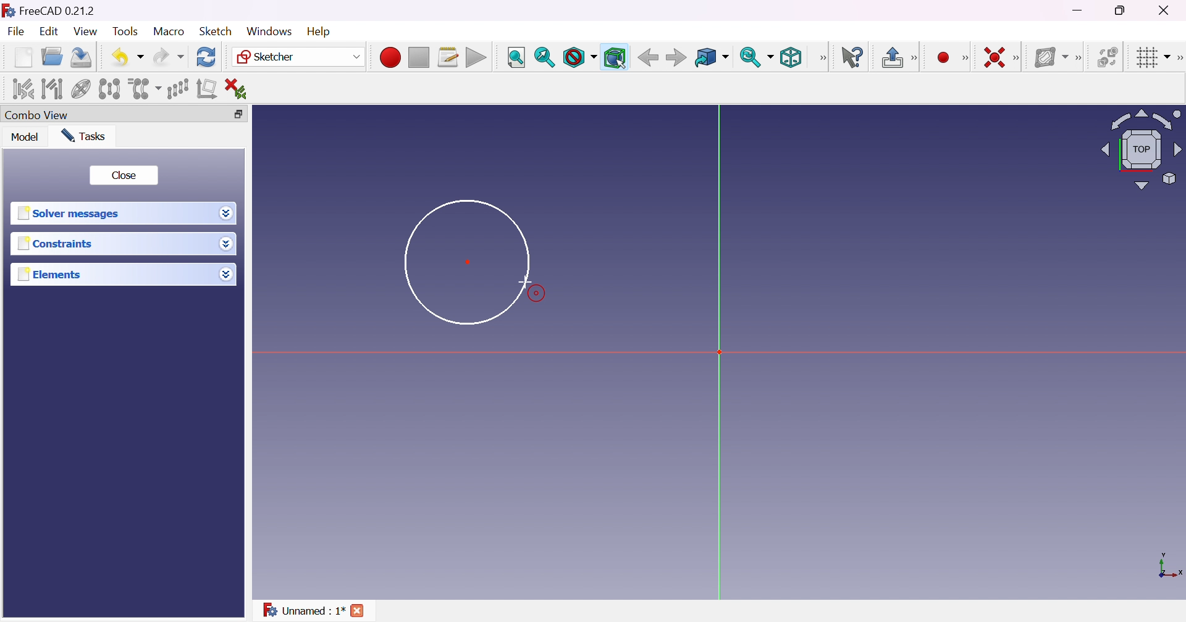  What do you see at coordinates (1080, 59) in the screenshot?
I see `Sketcher -spline tools` at bounding box center [1080, 59].